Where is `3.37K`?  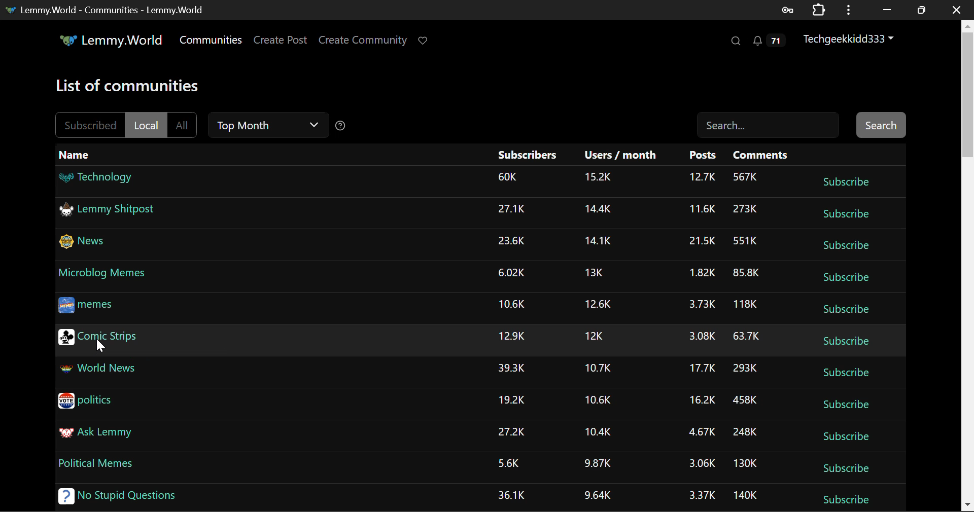
3.37K is located at coordinates (704, 494).